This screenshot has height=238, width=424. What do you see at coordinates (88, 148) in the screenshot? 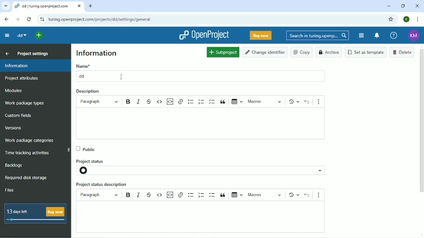
I see `Public` at bounding box center [88, 148].